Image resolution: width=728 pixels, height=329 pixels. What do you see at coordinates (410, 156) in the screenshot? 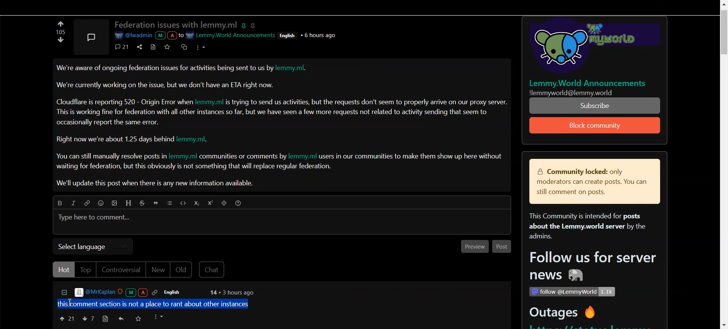
I see `| users in our communities to make them show up here withou` at bounding box center [410, 156].